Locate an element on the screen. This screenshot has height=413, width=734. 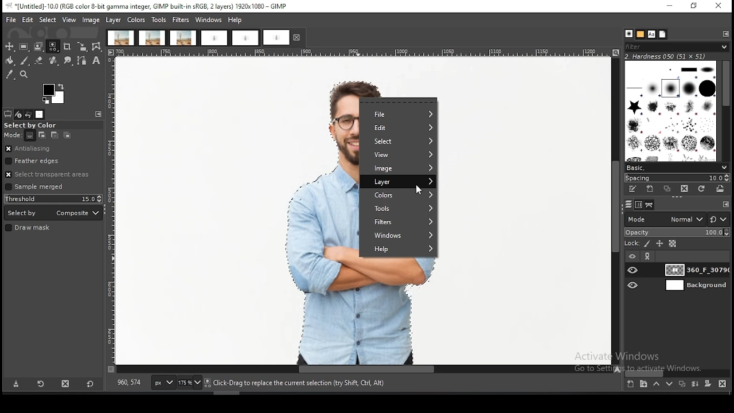
select by color is located at coordinates (34, 126).